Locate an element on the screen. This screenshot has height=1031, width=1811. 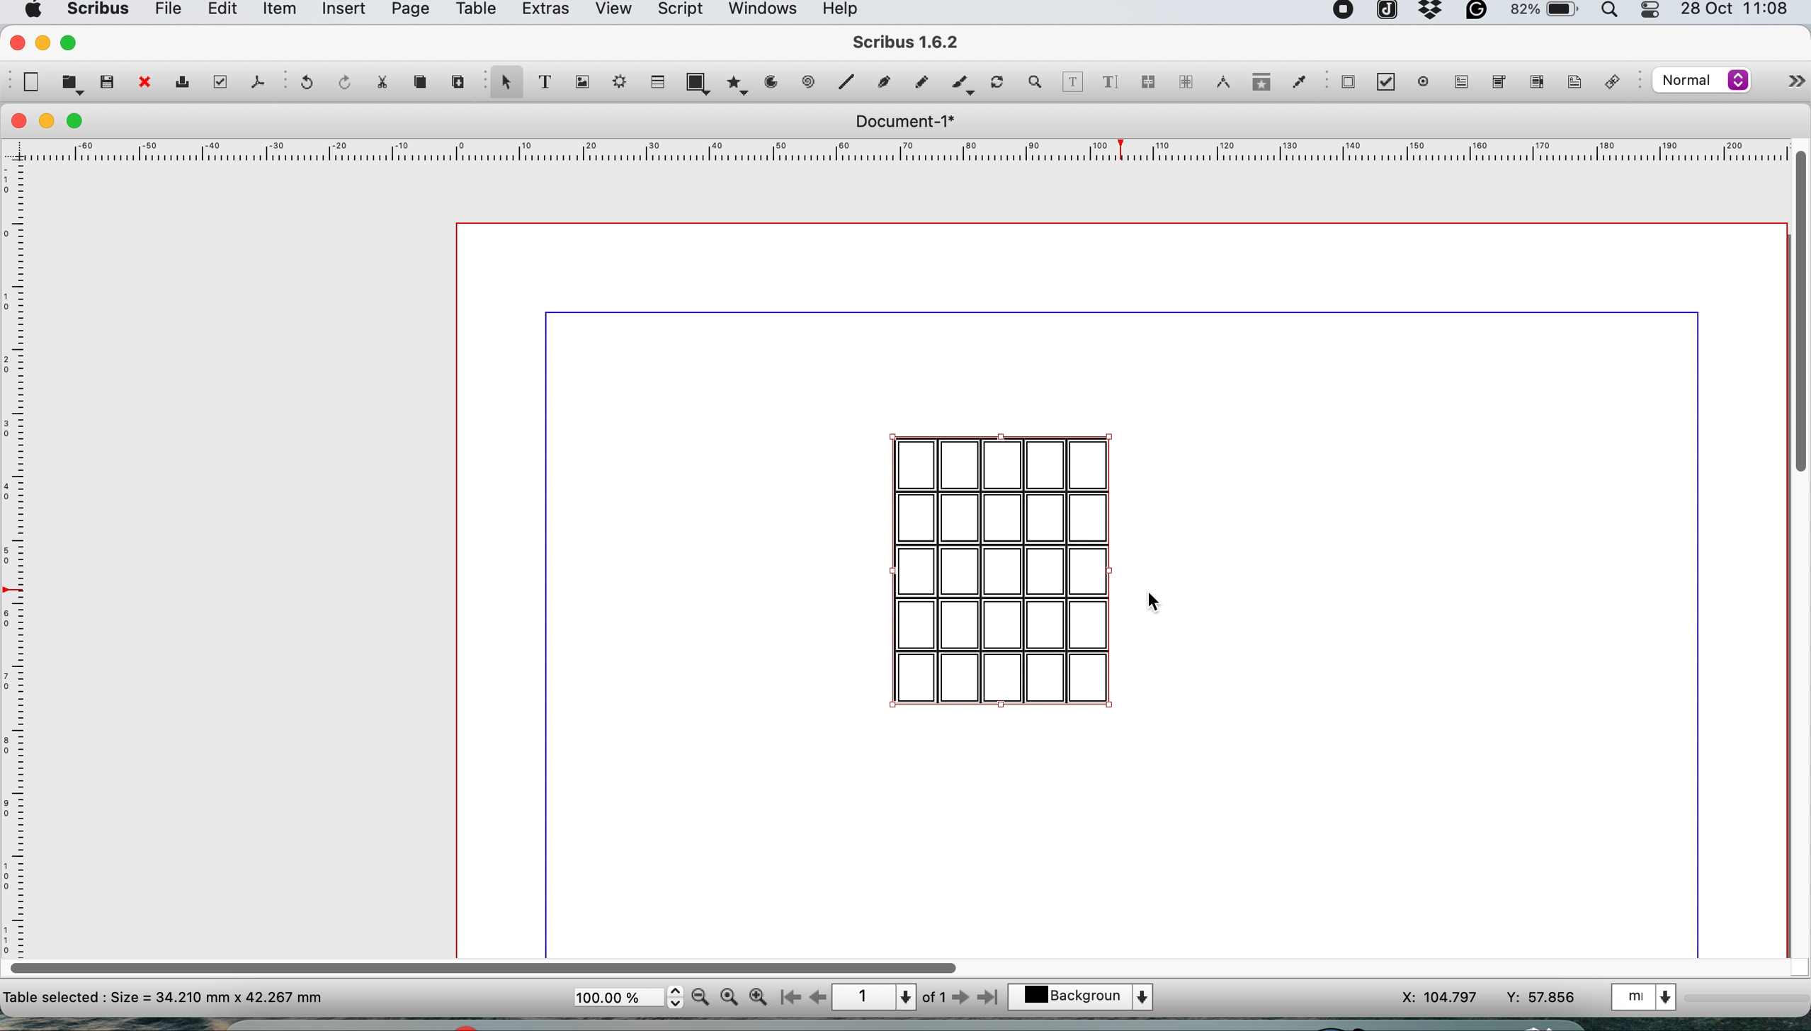
joplin is located at coordinates (1385, 13).